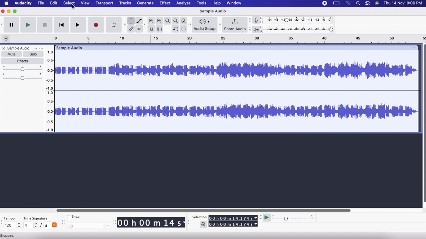 This screenshot has height=239, width=426. What do you see at coordinates (22, 69) in the screenshot?
I see `Gain Slider` at bounding box center [22, 69].